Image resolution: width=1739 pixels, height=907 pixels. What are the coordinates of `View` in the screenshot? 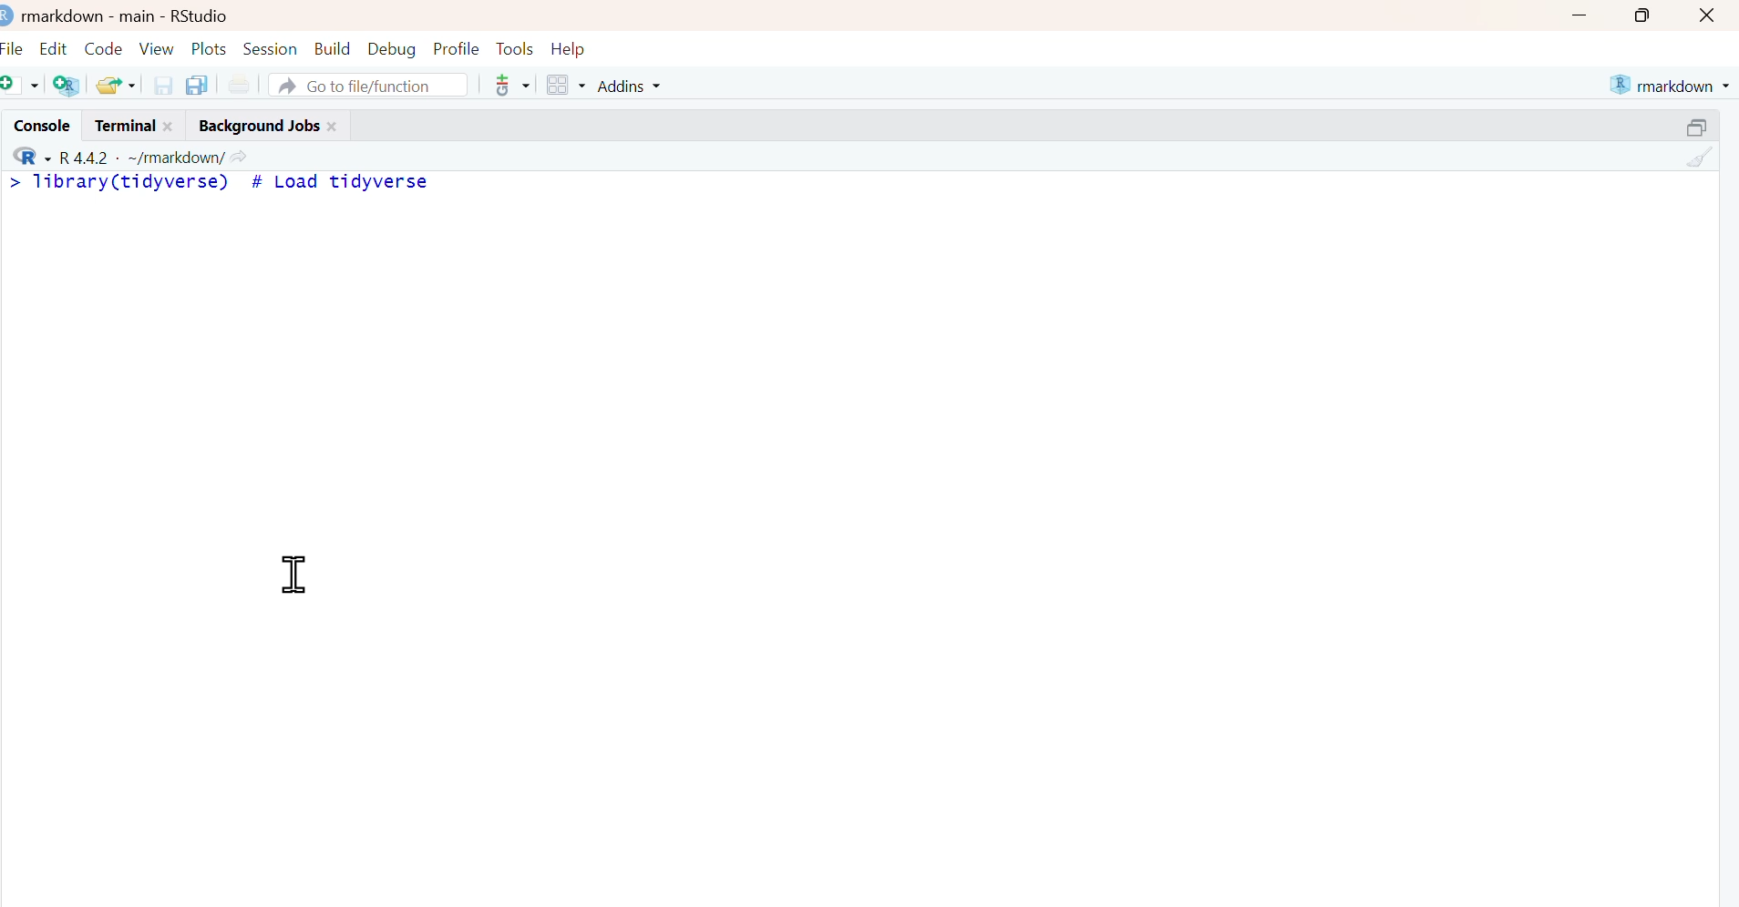 It's located at (159, 46).